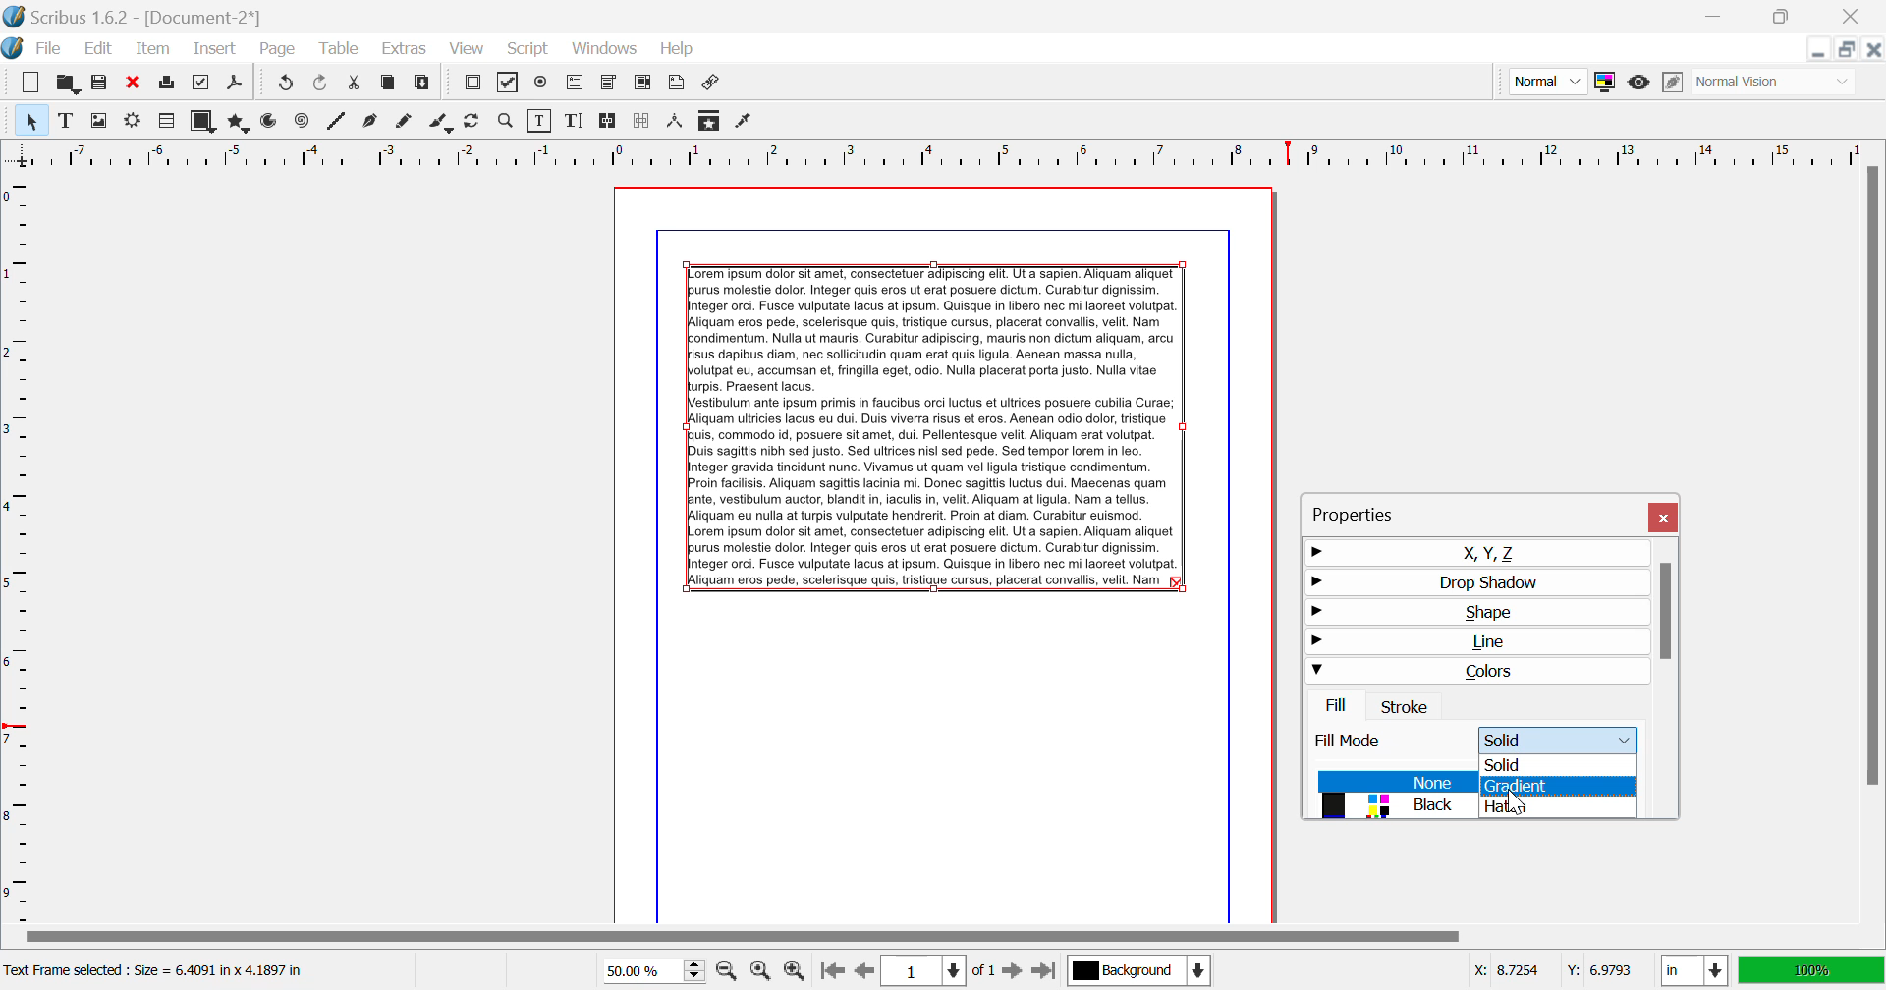 This screenshot has width=1886, height=990. What do you see at coordinates (356, 84) in the screenshot?
I see `Cut` at bounding box center [356, 84].